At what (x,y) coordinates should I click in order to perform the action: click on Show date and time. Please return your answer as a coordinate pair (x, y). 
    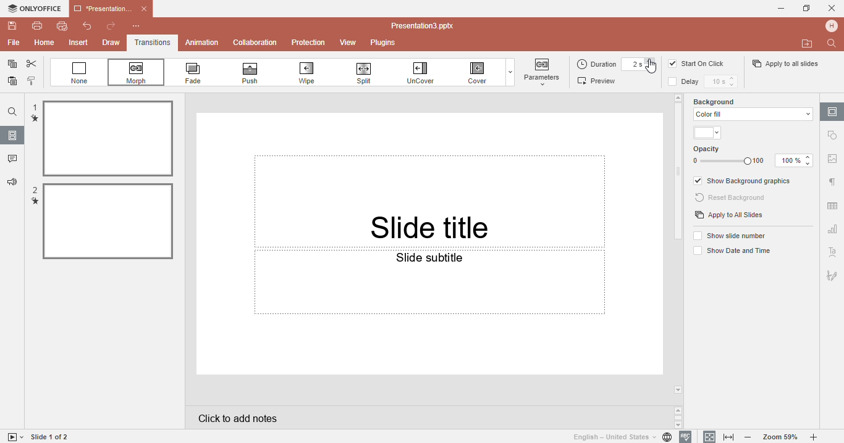
    Looking at the image, I should click on (730, 252).